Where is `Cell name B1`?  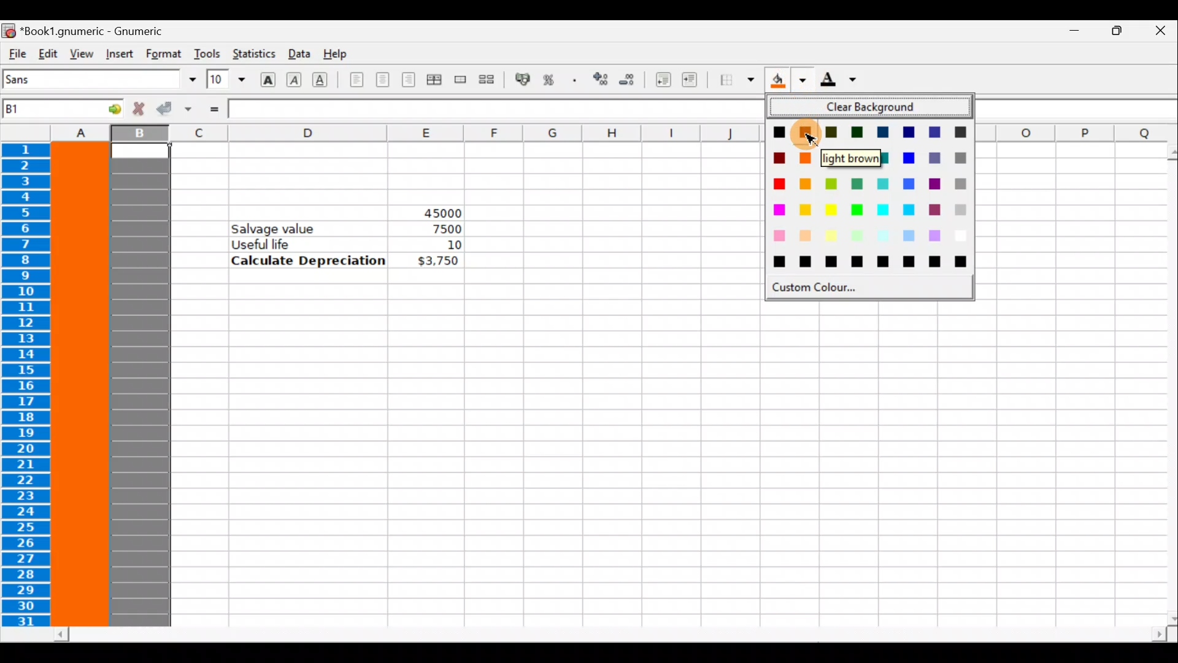 Cell name B1 is located at coordinates (44, 110).